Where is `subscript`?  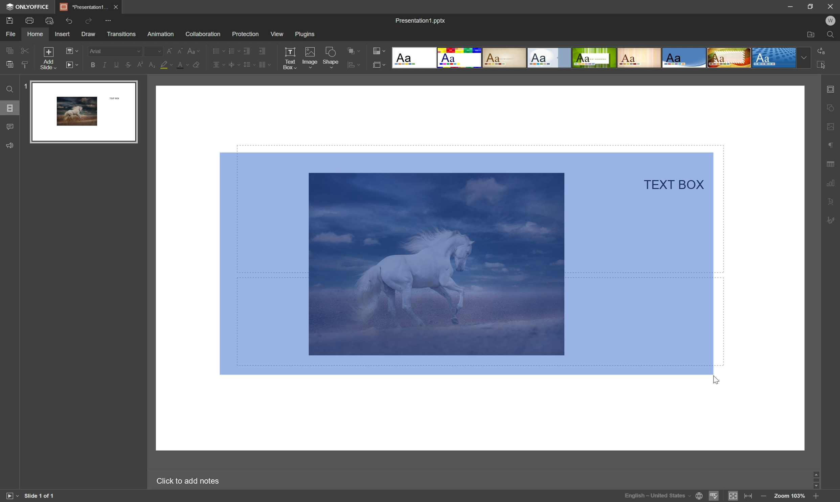 subscript is located at coordinates (152, 65).